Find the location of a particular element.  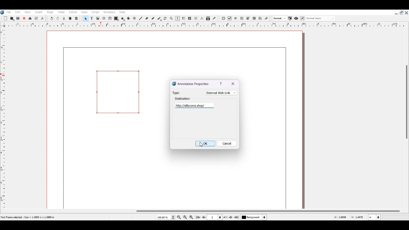

Text is located at coordinates (193, 106).